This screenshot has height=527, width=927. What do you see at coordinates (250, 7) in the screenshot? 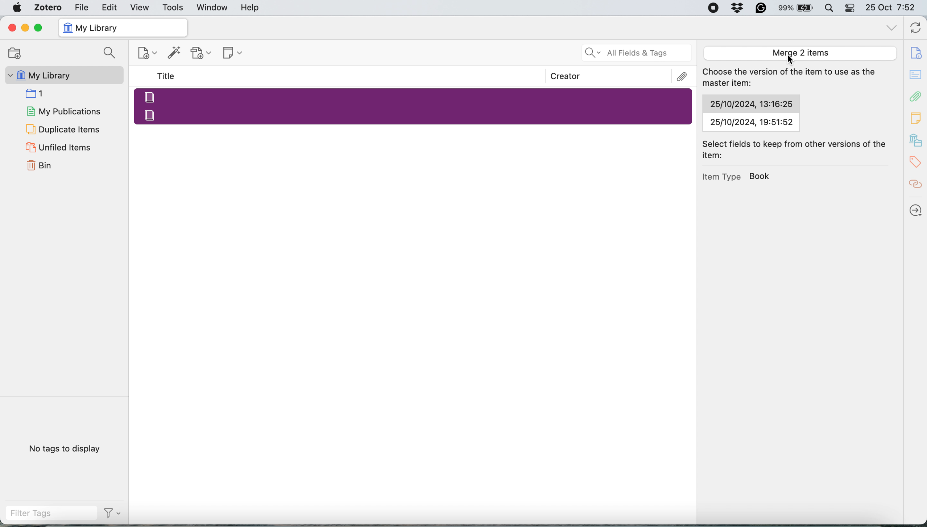
I see `Help` at bounding box center [250, 7].